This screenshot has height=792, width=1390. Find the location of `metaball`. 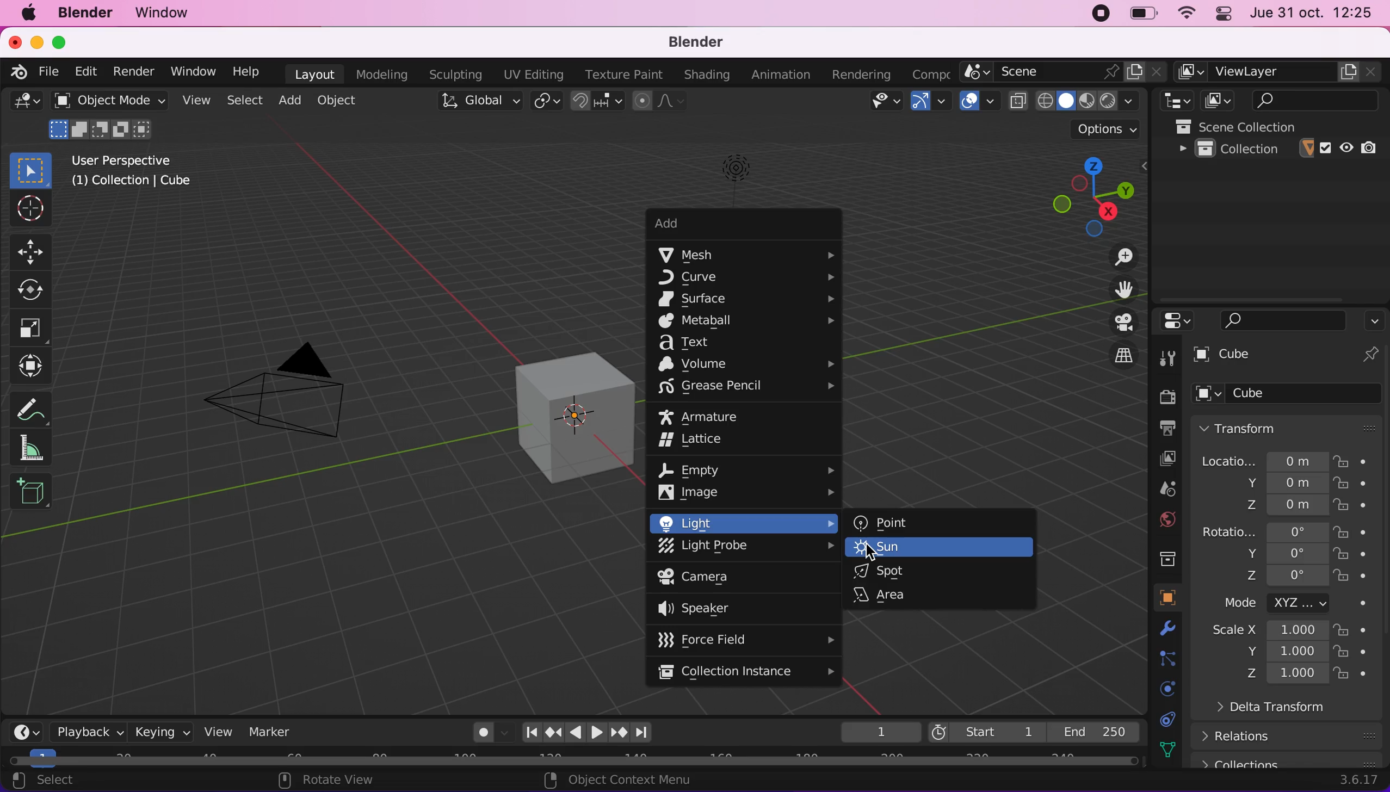

metaball is located at coordinates (745, 321).